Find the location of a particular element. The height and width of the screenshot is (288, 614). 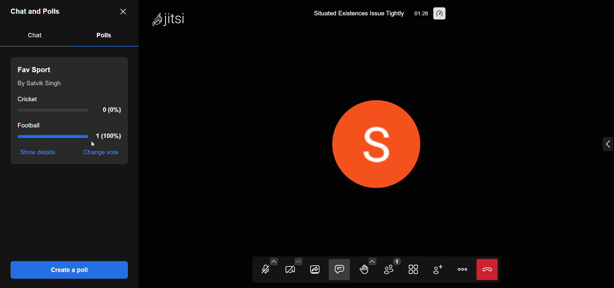

display picture is located at coordinates (398, 141).